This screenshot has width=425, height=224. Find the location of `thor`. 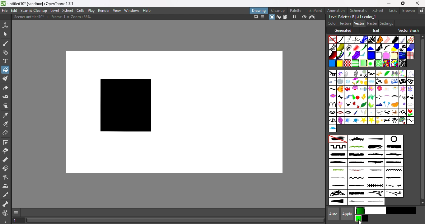

thor is located at coordinates (386, 120).